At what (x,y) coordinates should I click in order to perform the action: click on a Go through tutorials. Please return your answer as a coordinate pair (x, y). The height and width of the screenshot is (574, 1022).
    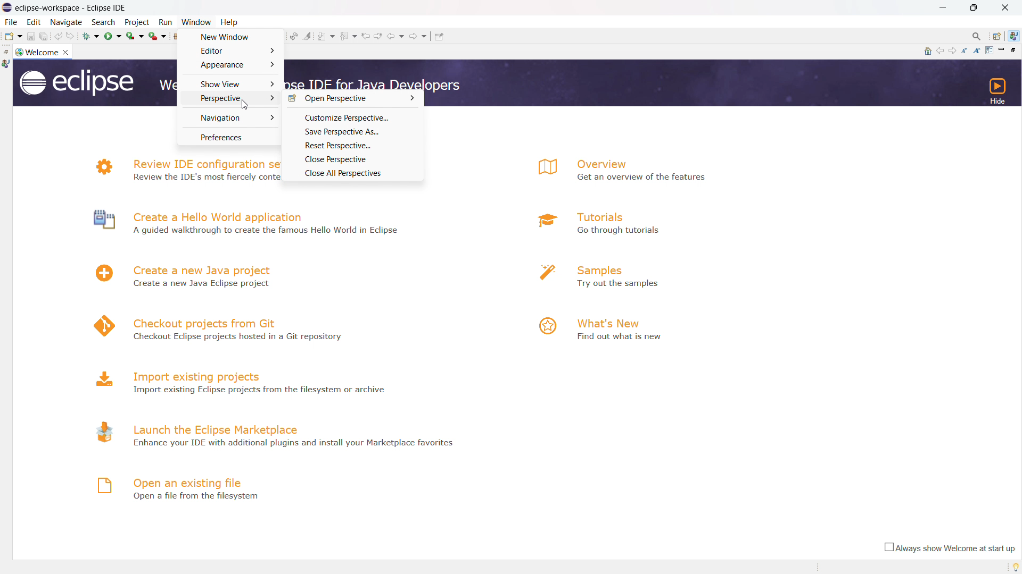
    Looking at the image, I should click on (629, 230).